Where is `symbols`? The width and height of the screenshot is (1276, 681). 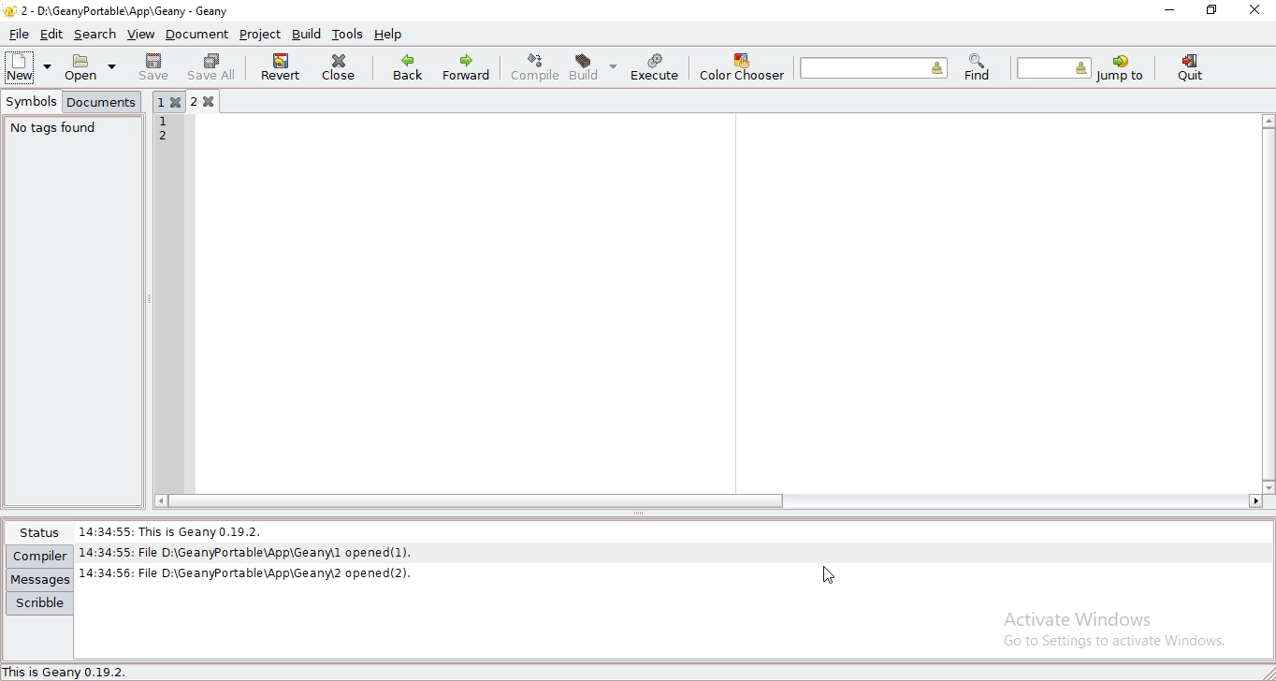 symbols is located at coordinates (33, 101).